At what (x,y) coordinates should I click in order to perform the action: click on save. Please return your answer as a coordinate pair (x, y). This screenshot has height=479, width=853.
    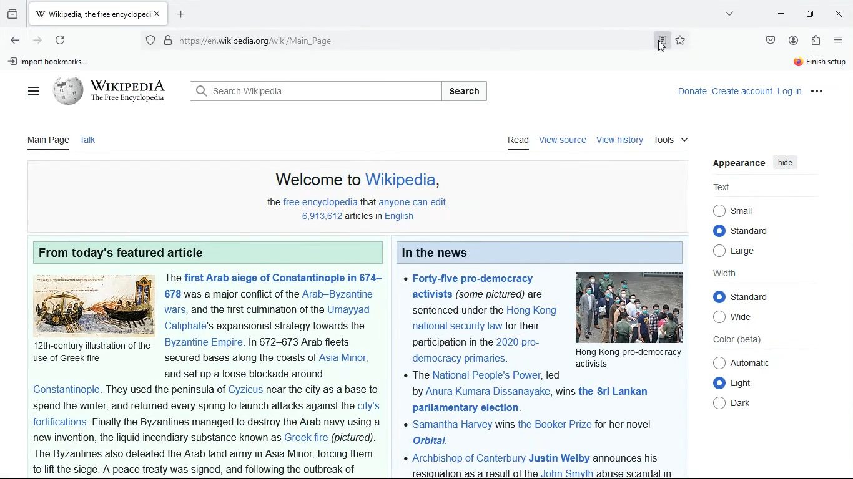
    Looking at the image, I should click on (770, 40).